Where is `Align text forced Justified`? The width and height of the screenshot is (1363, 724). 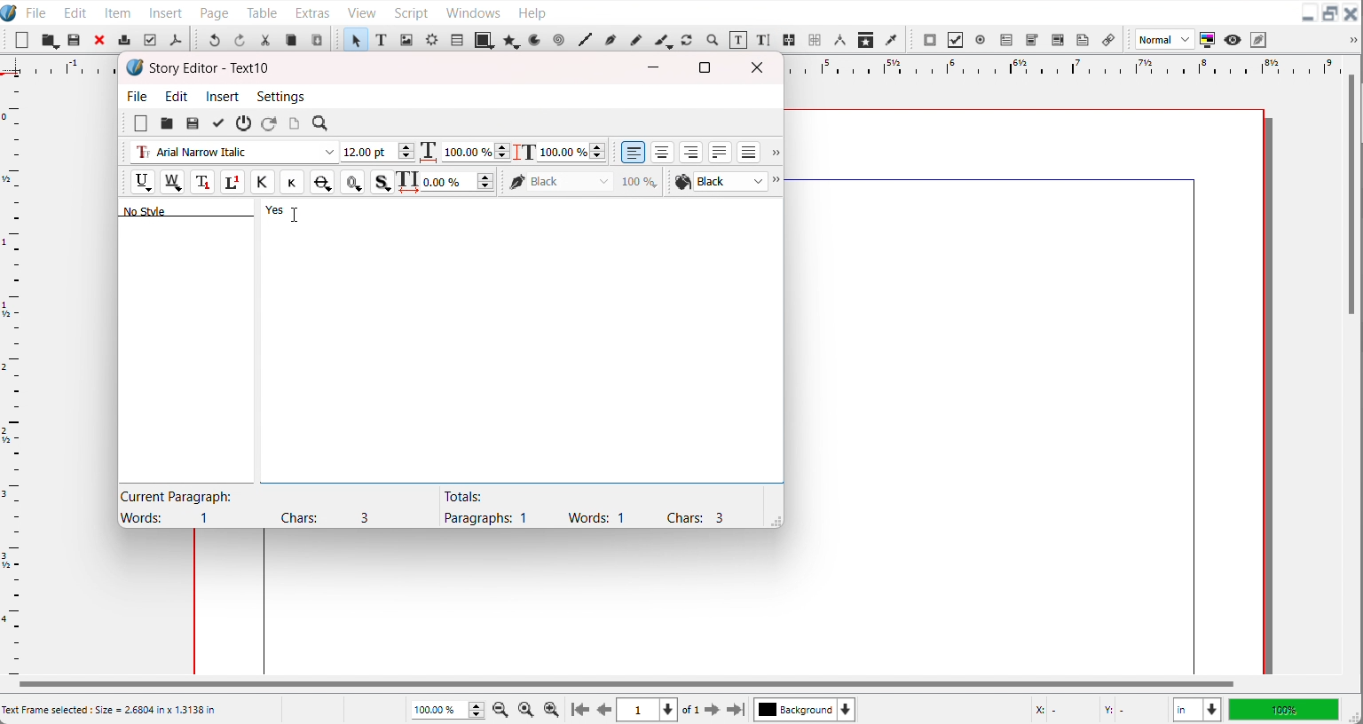
Align text forced Justified is located at coordinates (749, 152).